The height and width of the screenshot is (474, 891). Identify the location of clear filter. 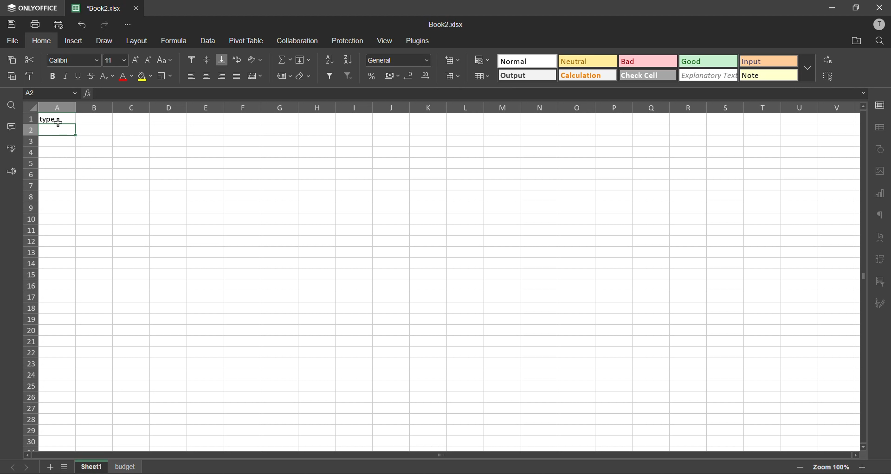
(348, 77).